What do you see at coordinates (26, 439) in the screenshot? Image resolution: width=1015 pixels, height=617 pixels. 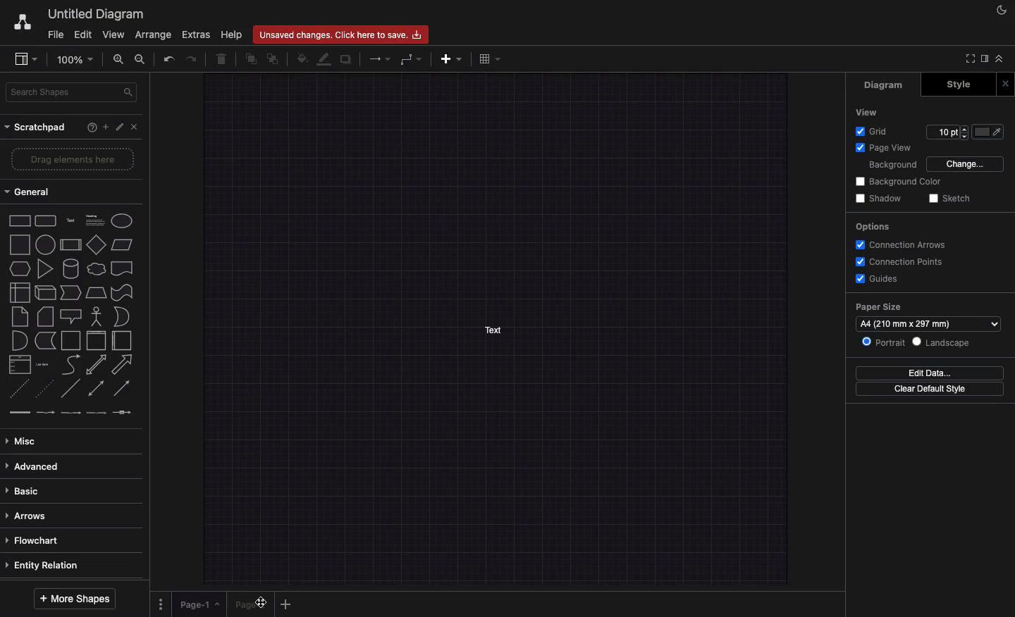 I see `Mis` at bounding box center [26, 439].